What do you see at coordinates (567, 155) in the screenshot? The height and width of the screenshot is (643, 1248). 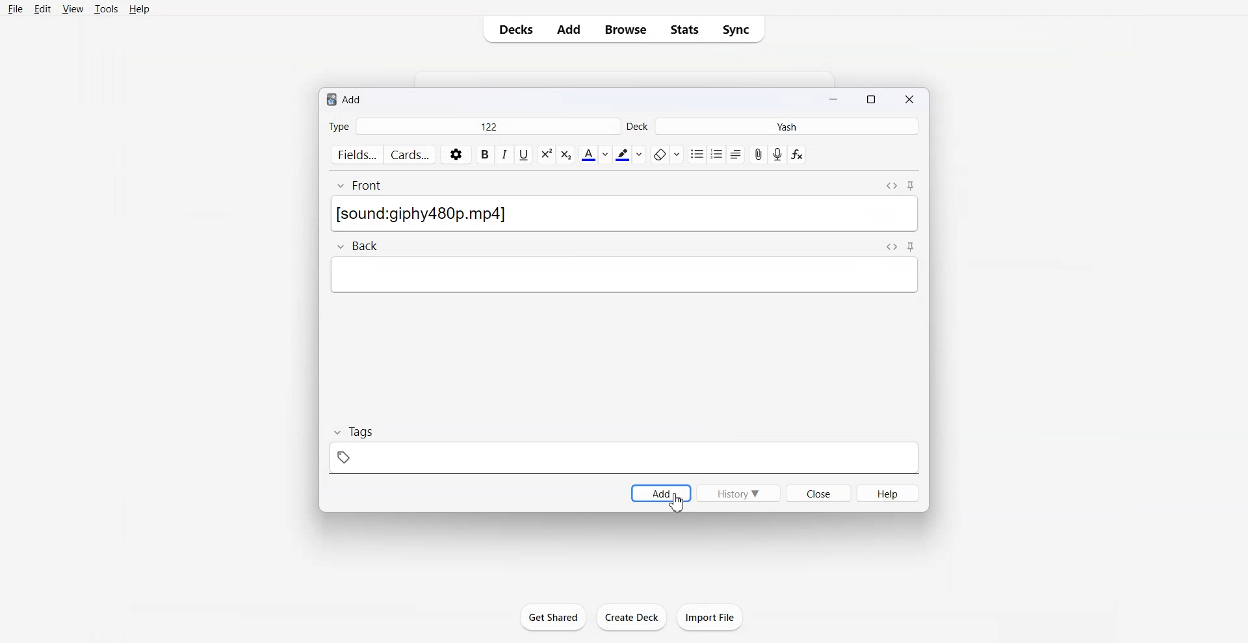 I see `Superscript` at bounding box center [567, 155].